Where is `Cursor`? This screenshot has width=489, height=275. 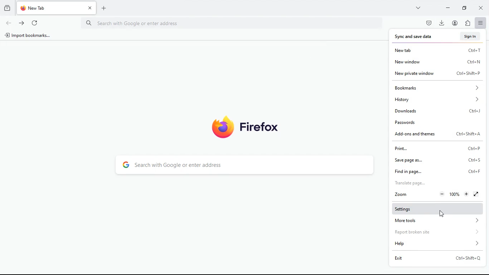 Cursor is located at coordinates (442, 214).